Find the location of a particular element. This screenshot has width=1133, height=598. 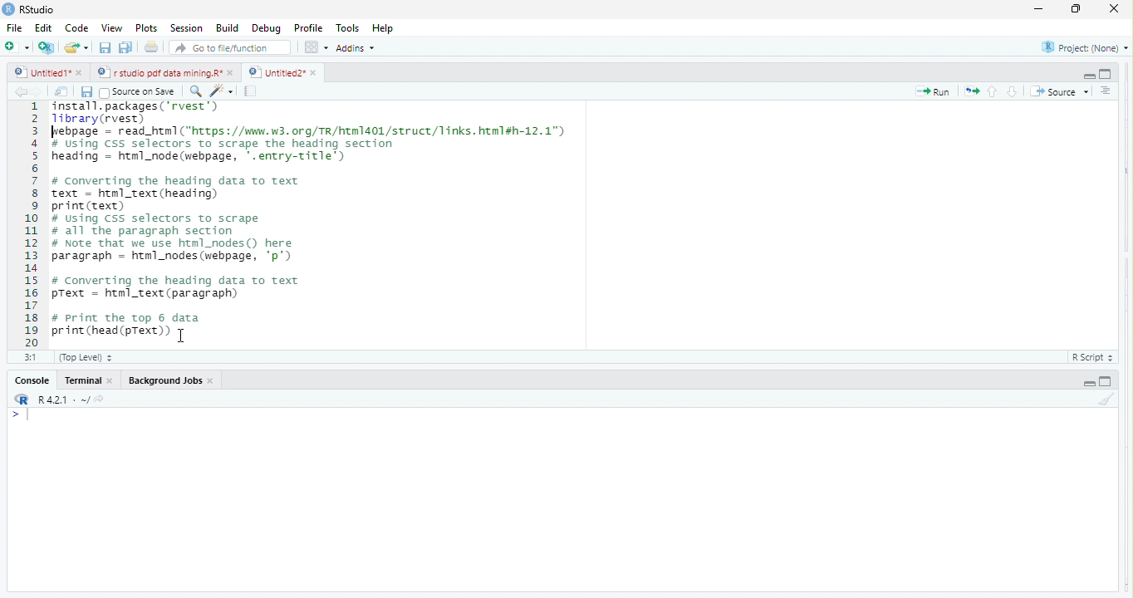

Plots is located at coordinates (145, 28).